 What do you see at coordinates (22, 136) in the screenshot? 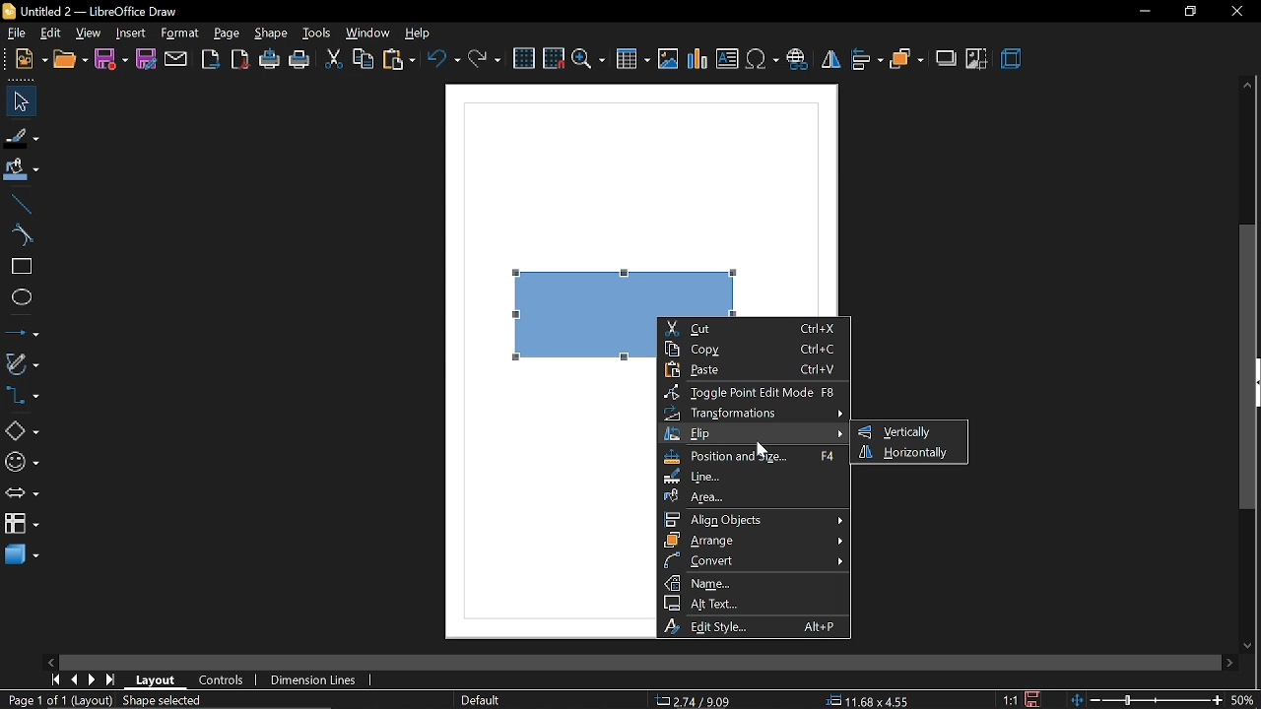
I see `fill line` at bounding box center [22, 136].